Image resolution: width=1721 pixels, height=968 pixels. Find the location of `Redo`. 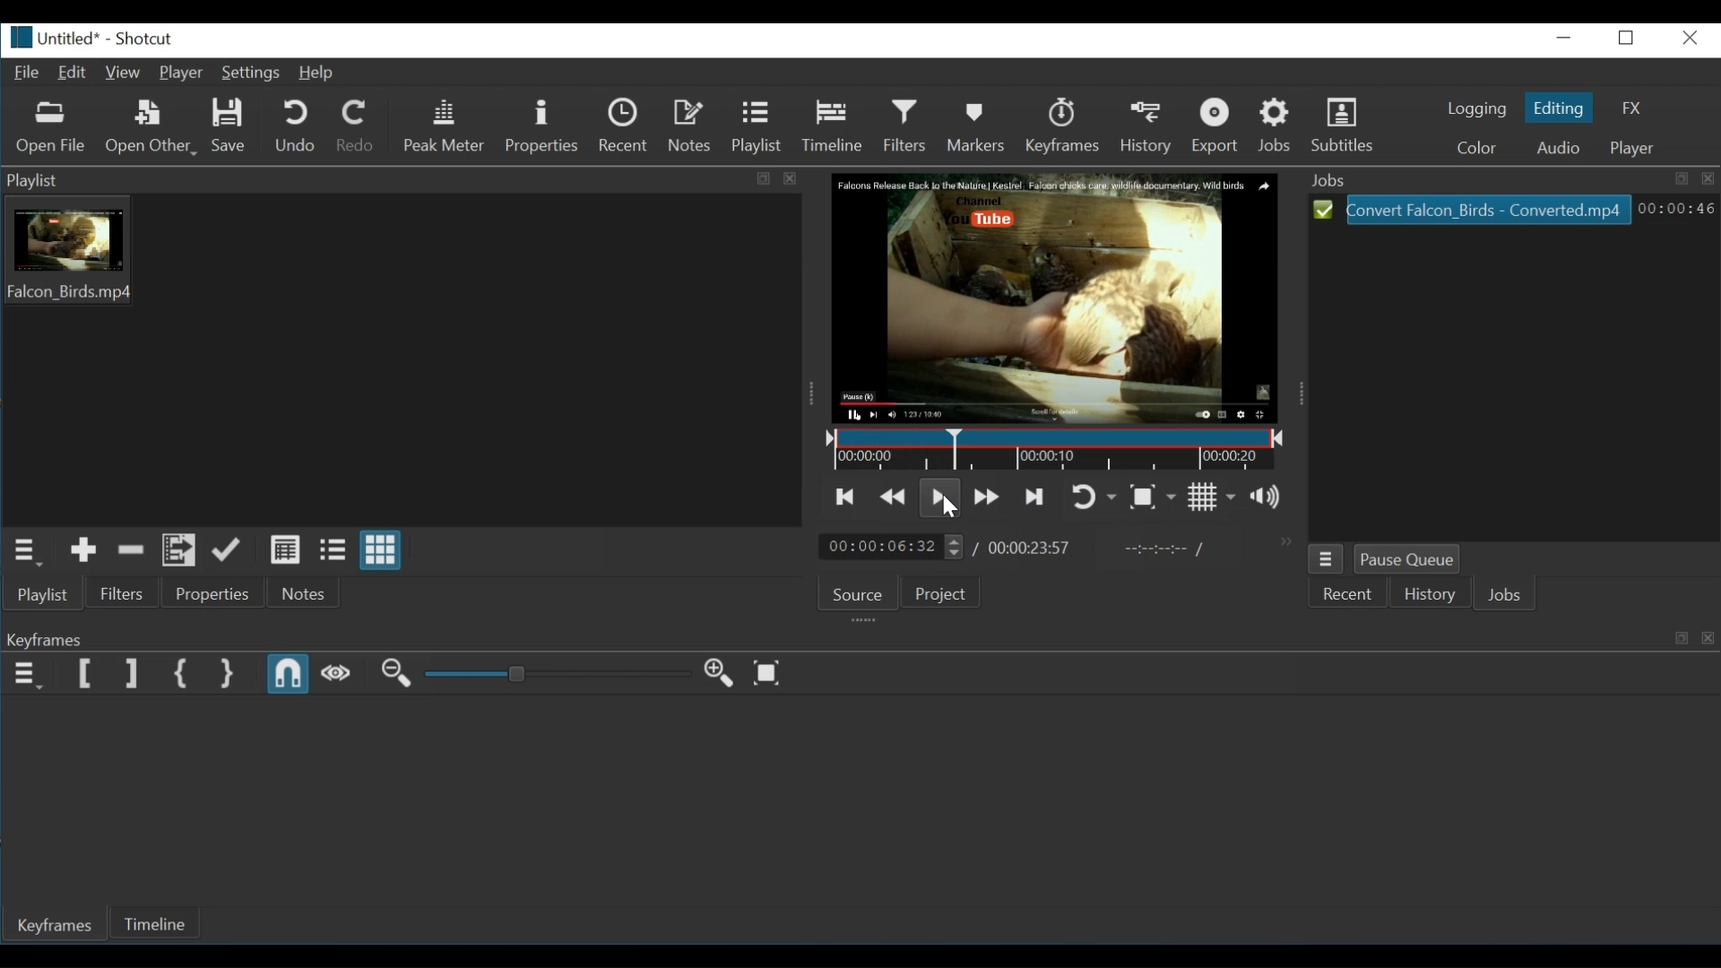

Redo is located at coordinates (358, 126).